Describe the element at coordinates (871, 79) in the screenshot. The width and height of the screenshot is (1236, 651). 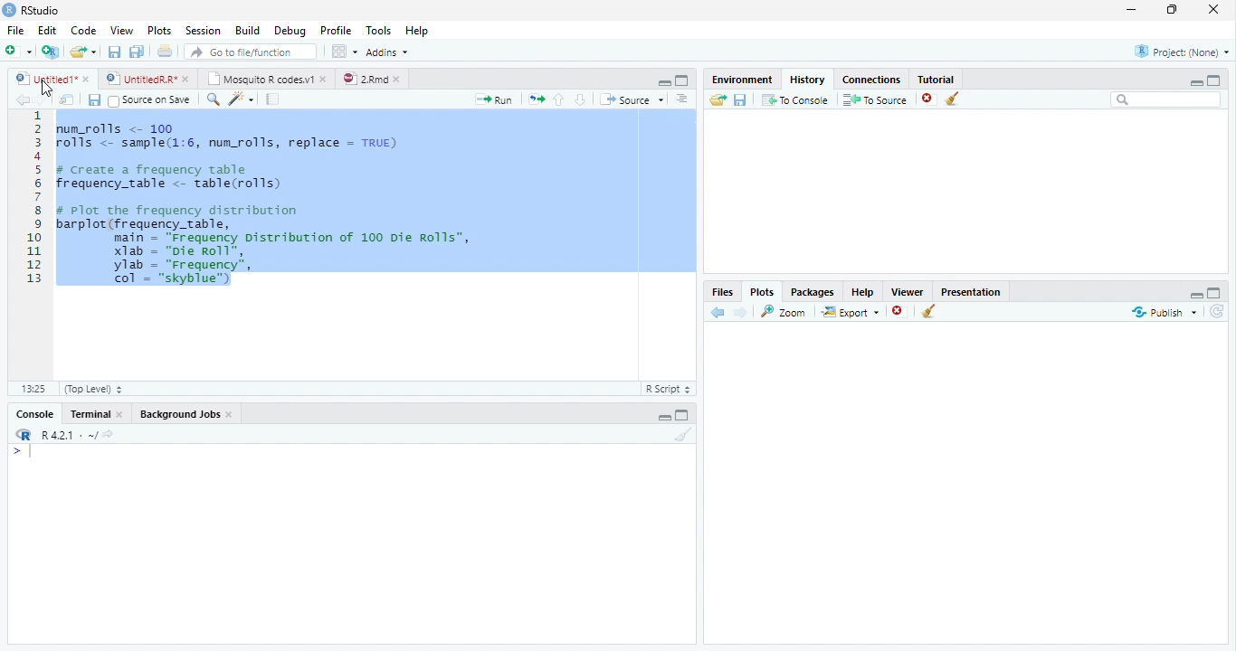
I see `Connections.` at that location.